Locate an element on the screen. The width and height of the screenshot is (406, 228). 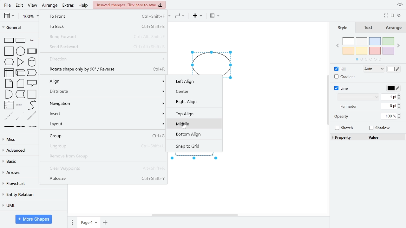
general is located at coordinates (20, 28).